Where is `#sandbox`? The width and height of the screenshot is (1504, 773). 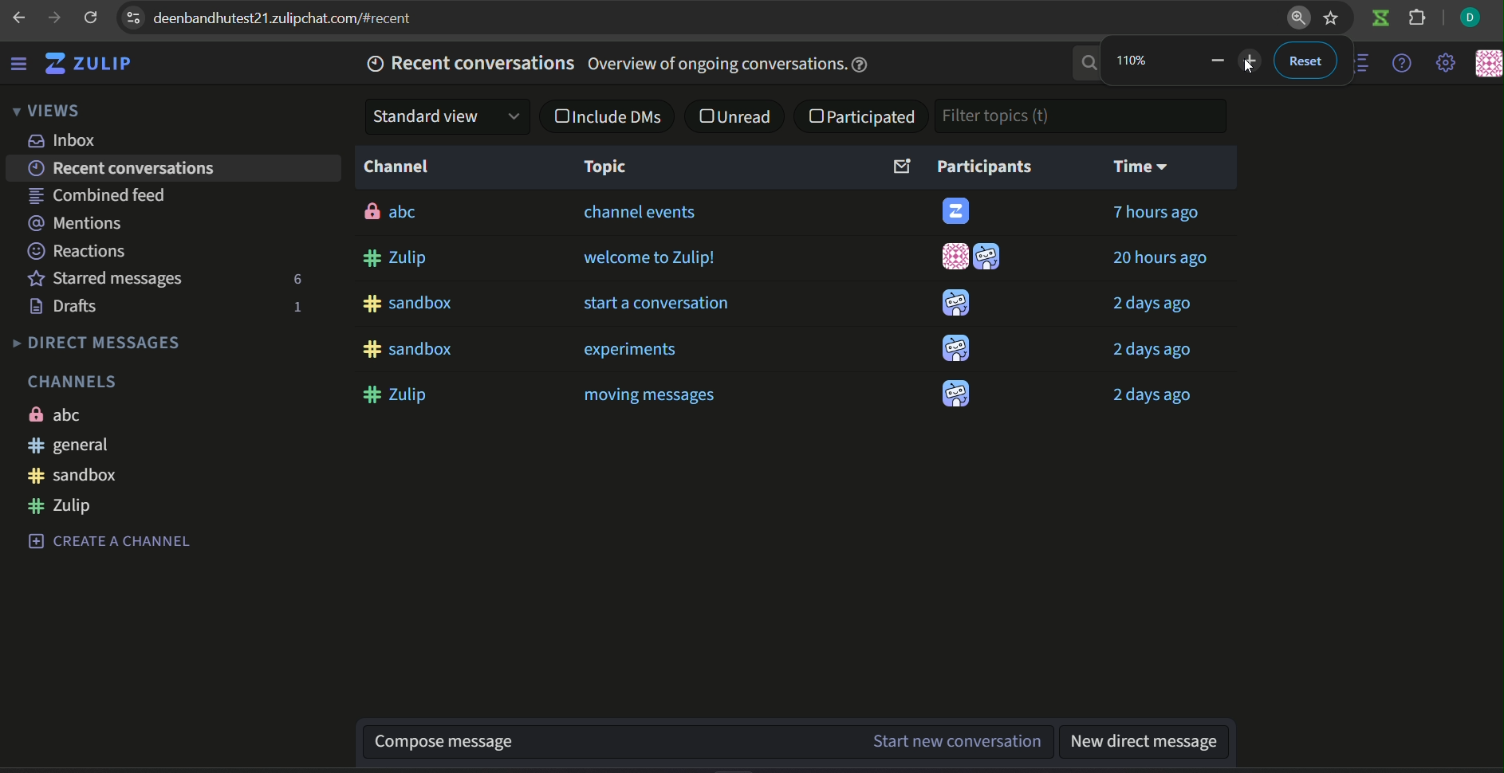
#sandbox is located at coordinates (419, 349).